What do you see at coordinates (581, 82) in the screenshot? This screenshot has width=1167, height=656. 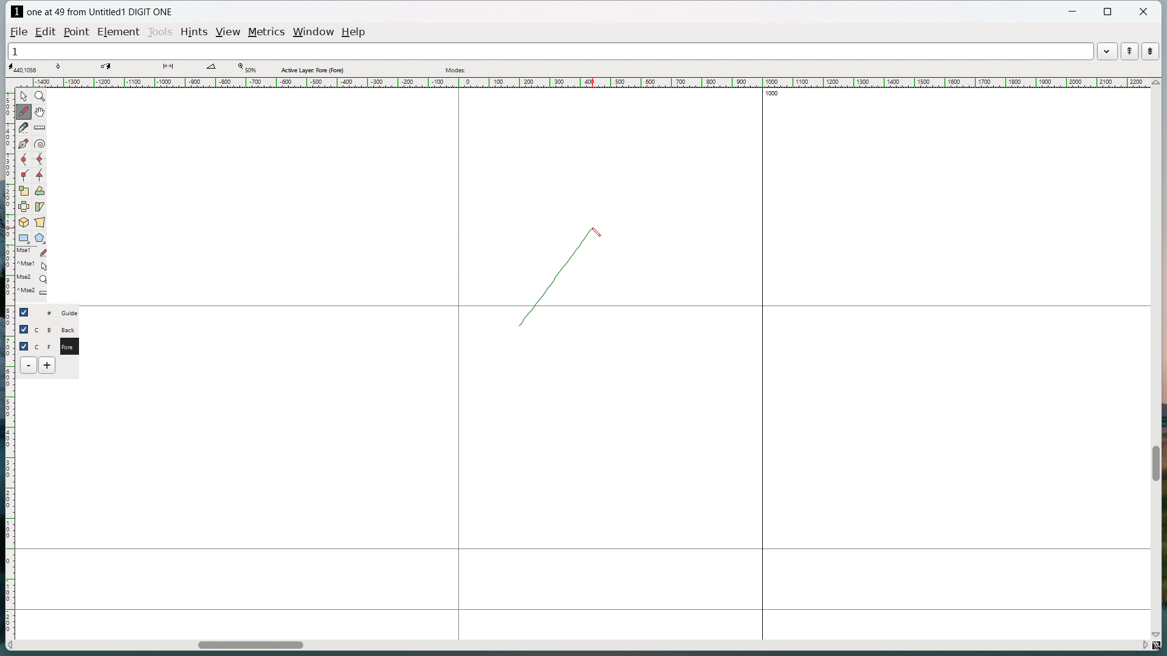 I see `horizontal ruler` at bounding box center [581, 82].